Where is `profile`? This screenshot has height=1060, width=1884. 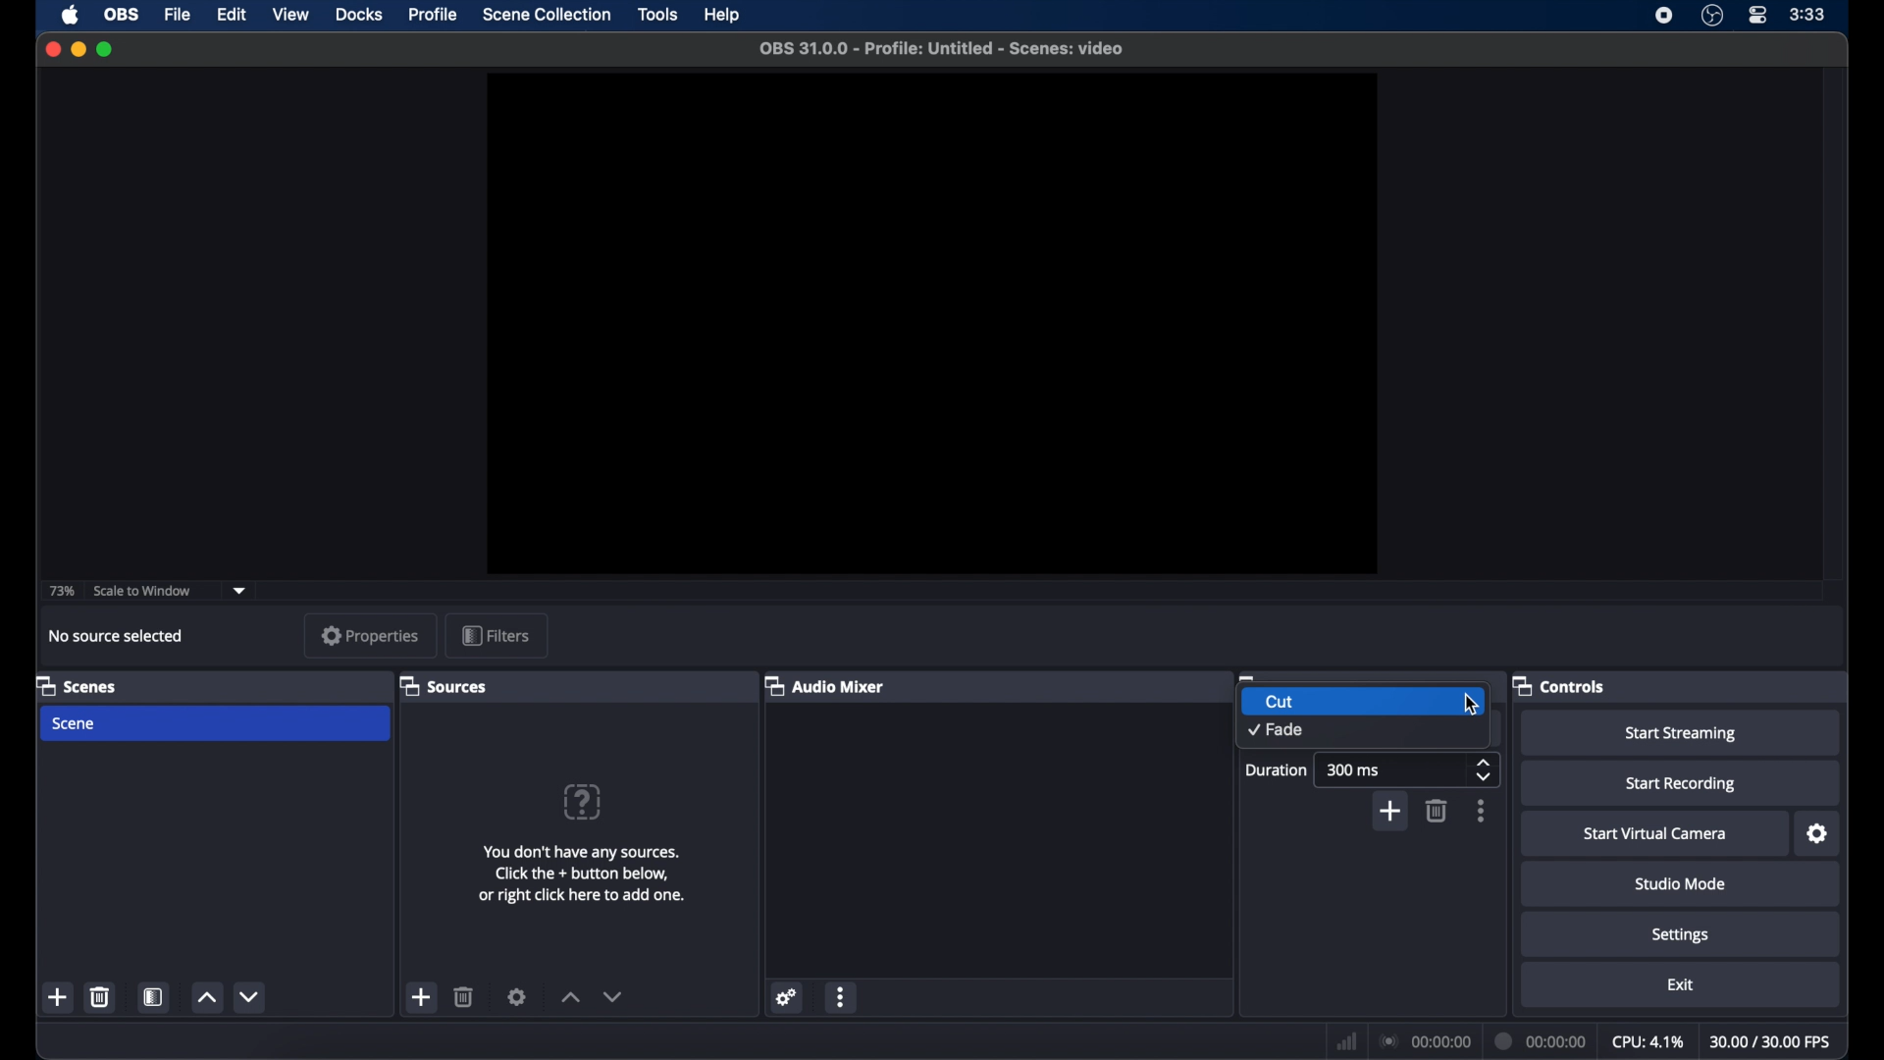
profile is located at coordinates (434, 14).